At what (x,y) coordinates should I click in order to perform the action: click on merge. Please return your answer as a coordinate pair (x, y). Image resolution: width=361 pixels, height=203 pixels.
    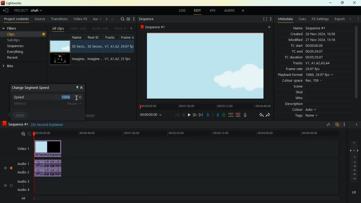
    Looking at the image, I should click on (238, 115).